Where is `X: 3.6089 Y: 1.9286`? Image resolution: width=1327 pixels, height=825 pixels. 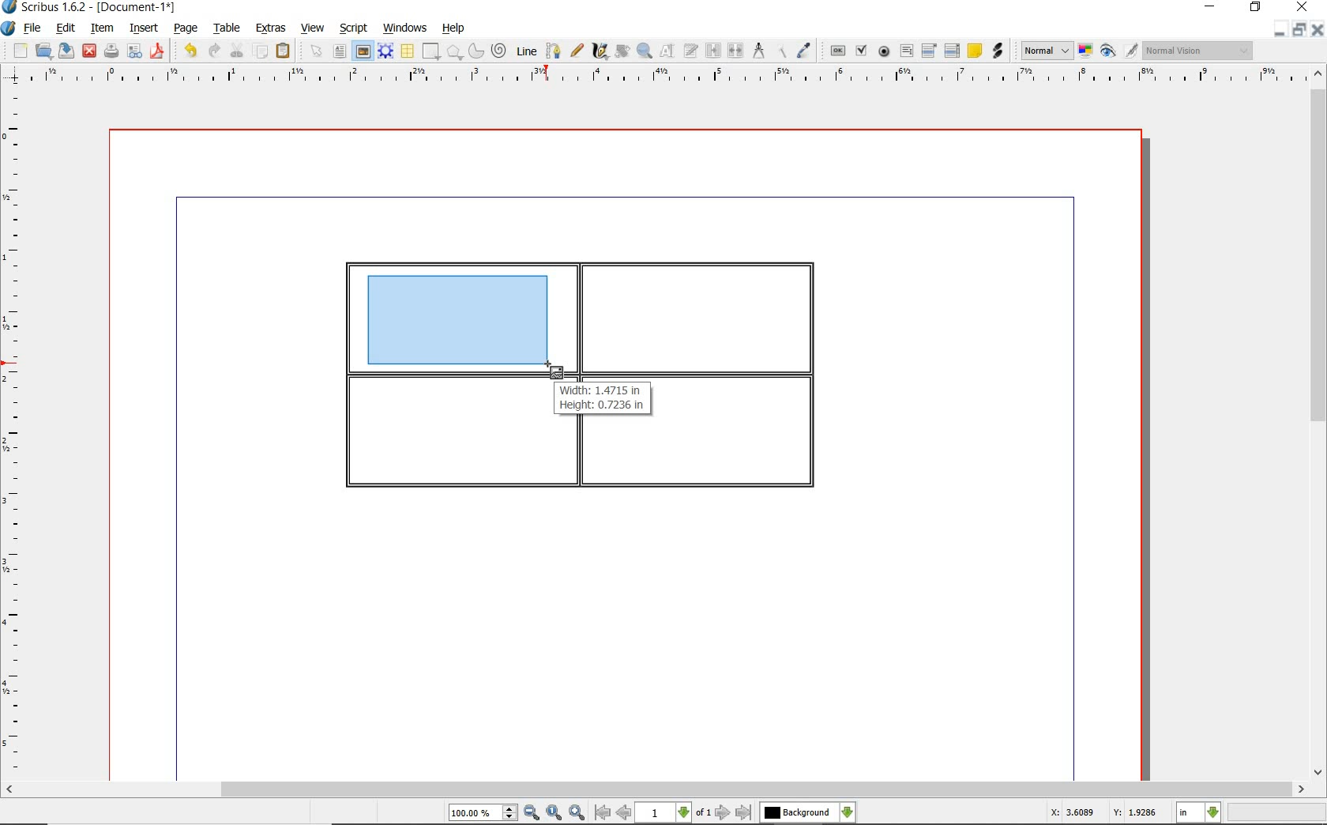 X: 3.6089 Y: 1.9286 is located at coordinates (1103, 813).